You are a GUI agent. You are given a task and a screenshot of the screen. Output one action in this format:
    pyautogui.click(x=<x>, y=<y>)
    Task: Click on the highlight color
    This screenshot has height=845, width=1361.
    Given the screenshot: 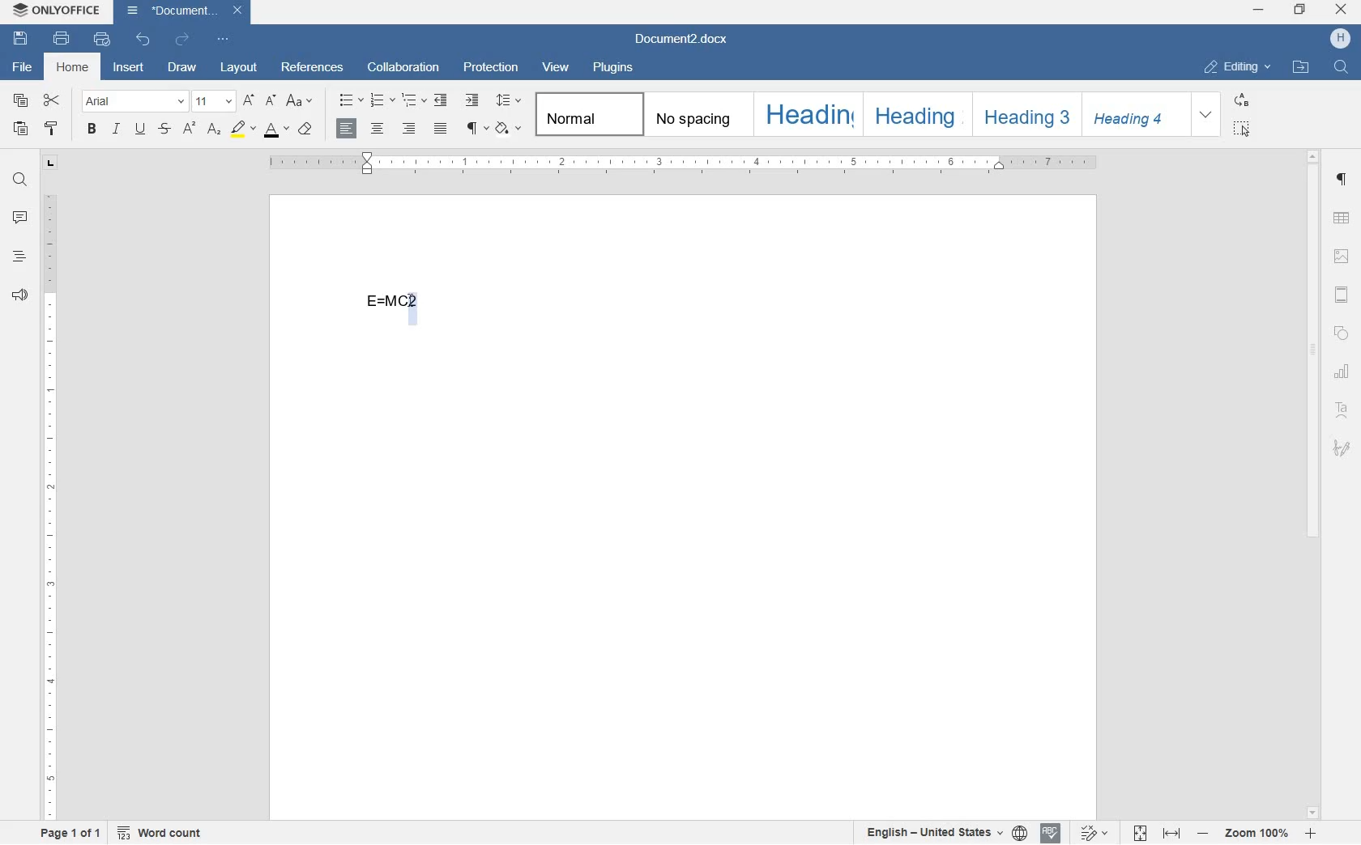 What is the action you would take?
    pyautogui.click(x=242, y=130)
    